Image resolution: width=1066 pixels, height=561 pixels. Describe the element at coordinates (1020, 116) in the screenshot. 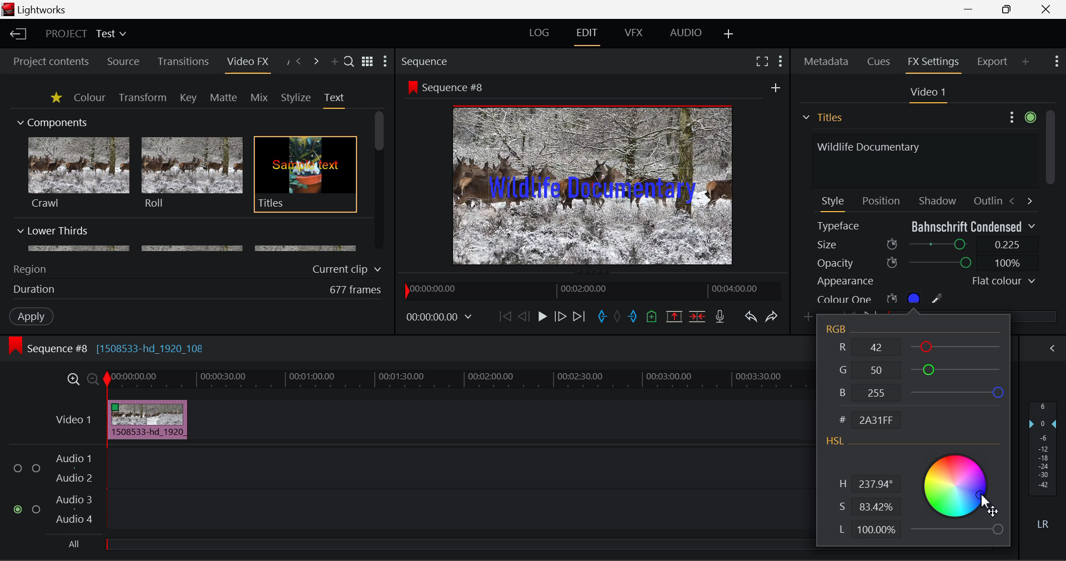

I see `Settings` at that location.